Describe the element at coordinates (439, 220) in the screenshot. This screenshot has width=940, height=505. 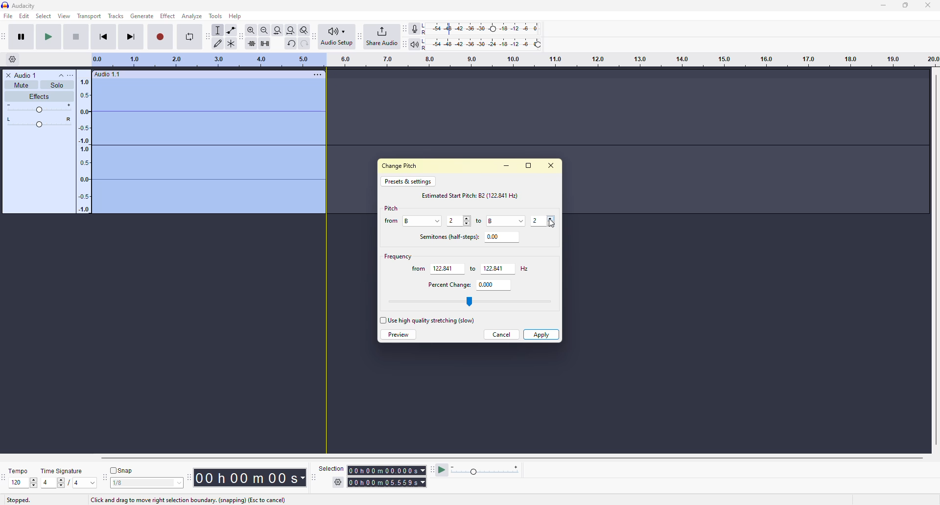
I see `select` at that location.